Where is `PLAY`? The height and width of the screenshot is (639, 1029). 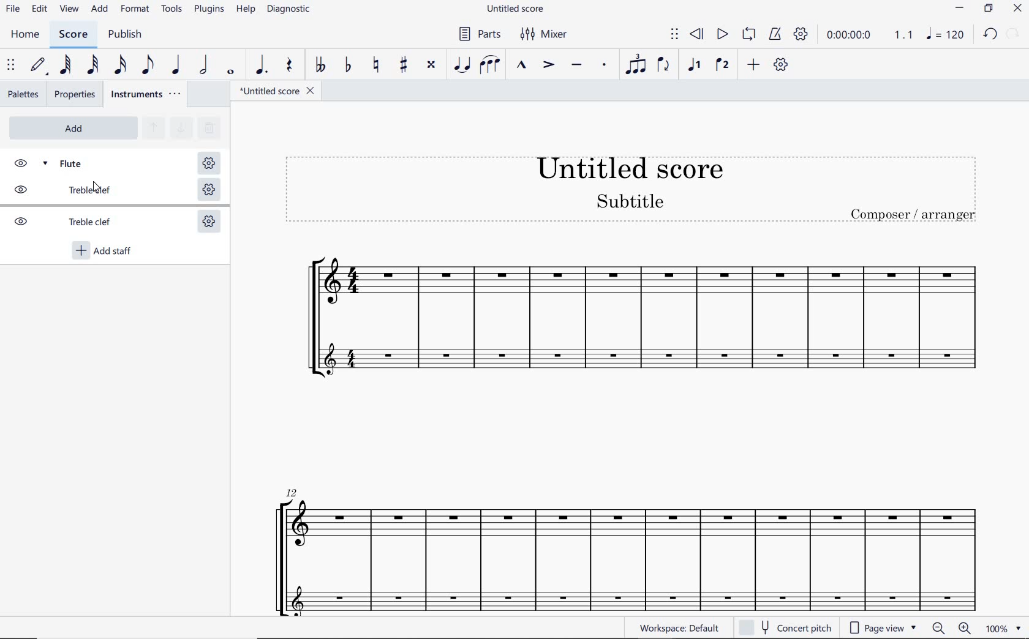 PLAY is located at coordinates (722, 35).